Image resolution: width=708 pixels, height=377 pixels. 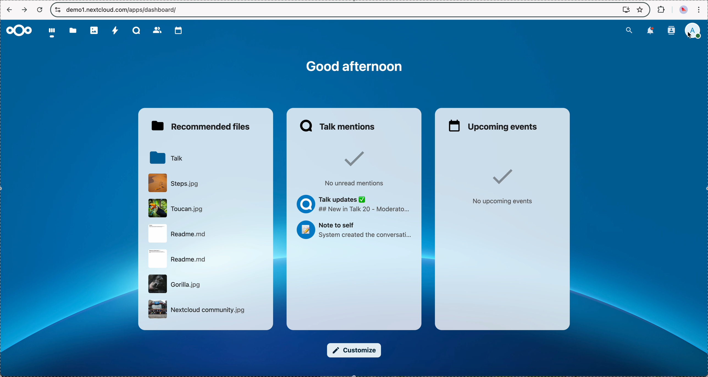 I want to click on upcoming events, so click(x=494, y=125).